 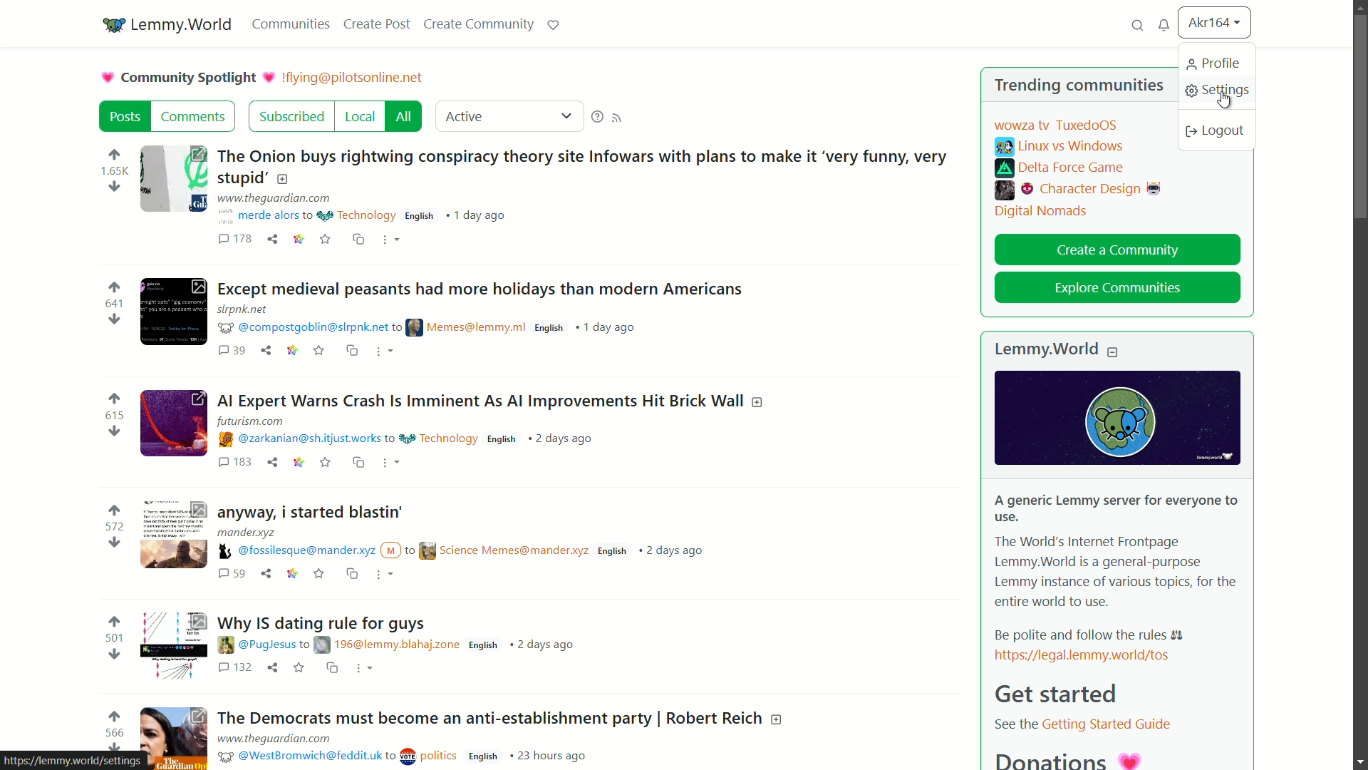 What do you see at coordinates (1119, 252) in the screenshot?
I see `create a community` at bounding box center [1119, 252].